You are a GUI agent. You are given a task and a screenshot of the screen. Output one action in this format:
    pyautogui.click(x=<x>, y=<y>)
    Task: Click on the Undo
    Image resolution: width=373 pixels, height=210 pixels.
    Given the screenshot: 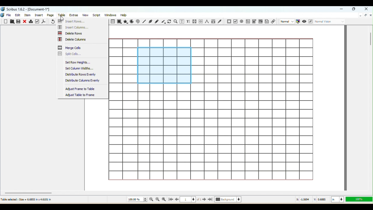 What is the action you would take?
    pyautogui.click(x=52, y=22)
    